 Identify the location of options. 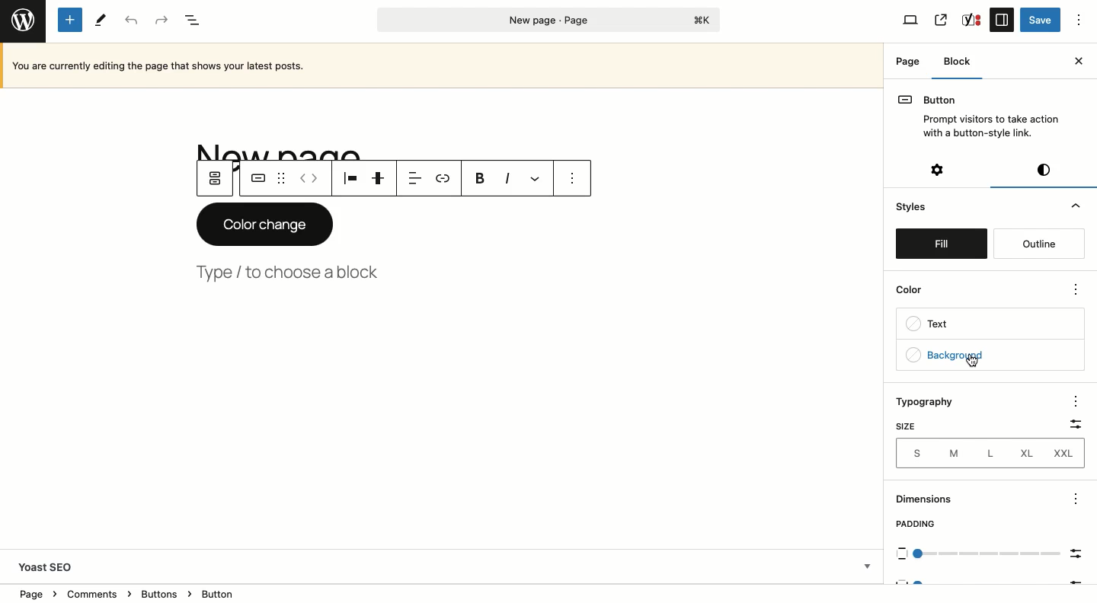
(1076, 499).